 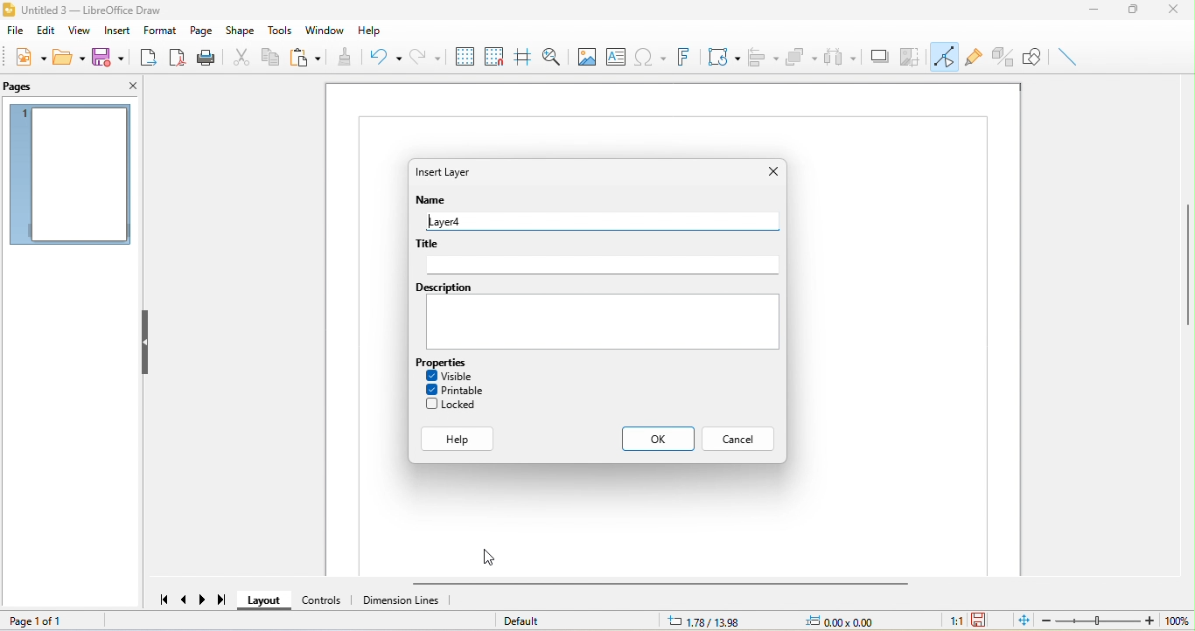 I want to click on view, so click(x=78, y=31).